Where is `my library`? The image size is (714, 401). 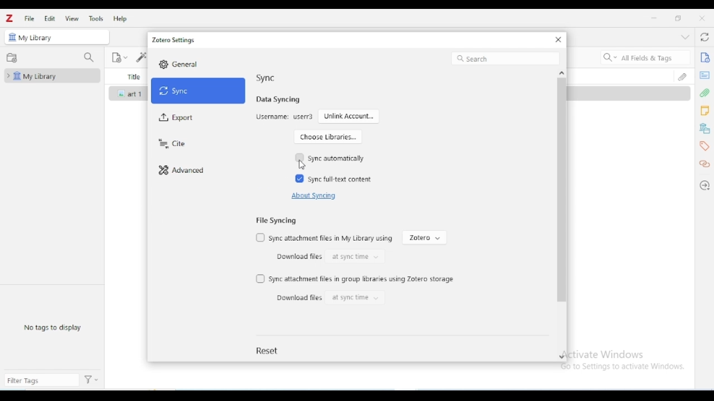
my library is located at coordinates (51, 76).